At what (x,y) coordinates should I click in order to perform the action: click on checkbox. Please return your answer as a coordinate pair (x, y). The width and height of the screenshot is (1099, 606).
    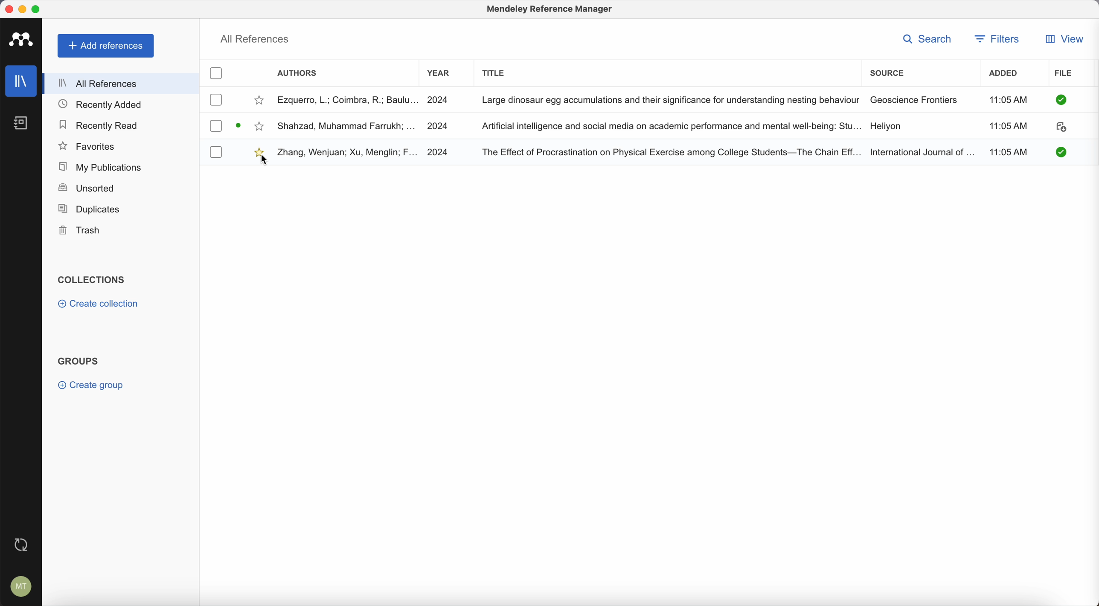
    Looking at the image, I should click on (216, 74).